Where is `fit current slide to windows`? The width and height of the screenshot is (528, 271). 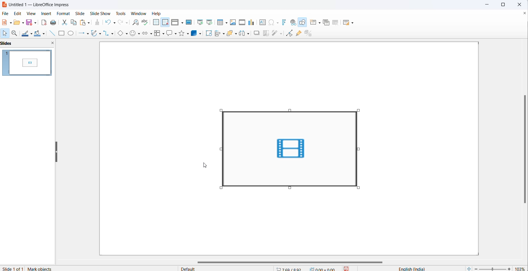
fit current slide to windows is located at coordinates (468, 268).